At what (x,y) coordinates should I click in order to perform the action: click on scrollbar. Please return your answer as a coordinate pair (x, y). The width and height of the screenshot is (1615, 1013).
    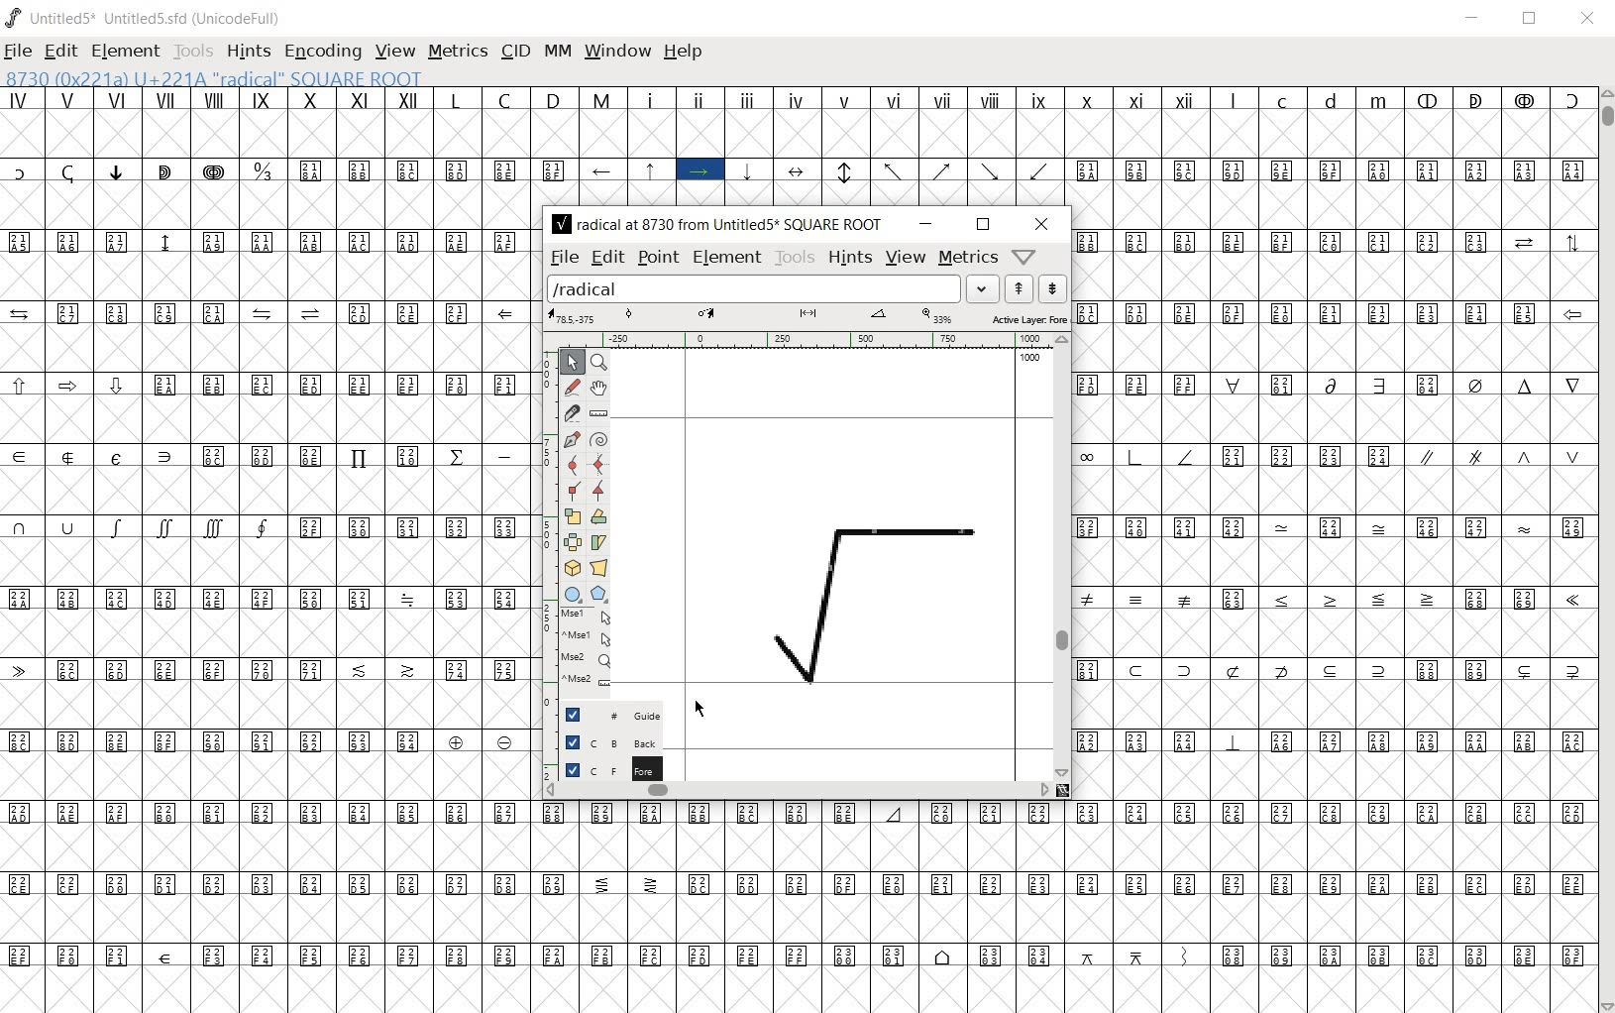
    Looking at the image, I should click on (1064, 556).